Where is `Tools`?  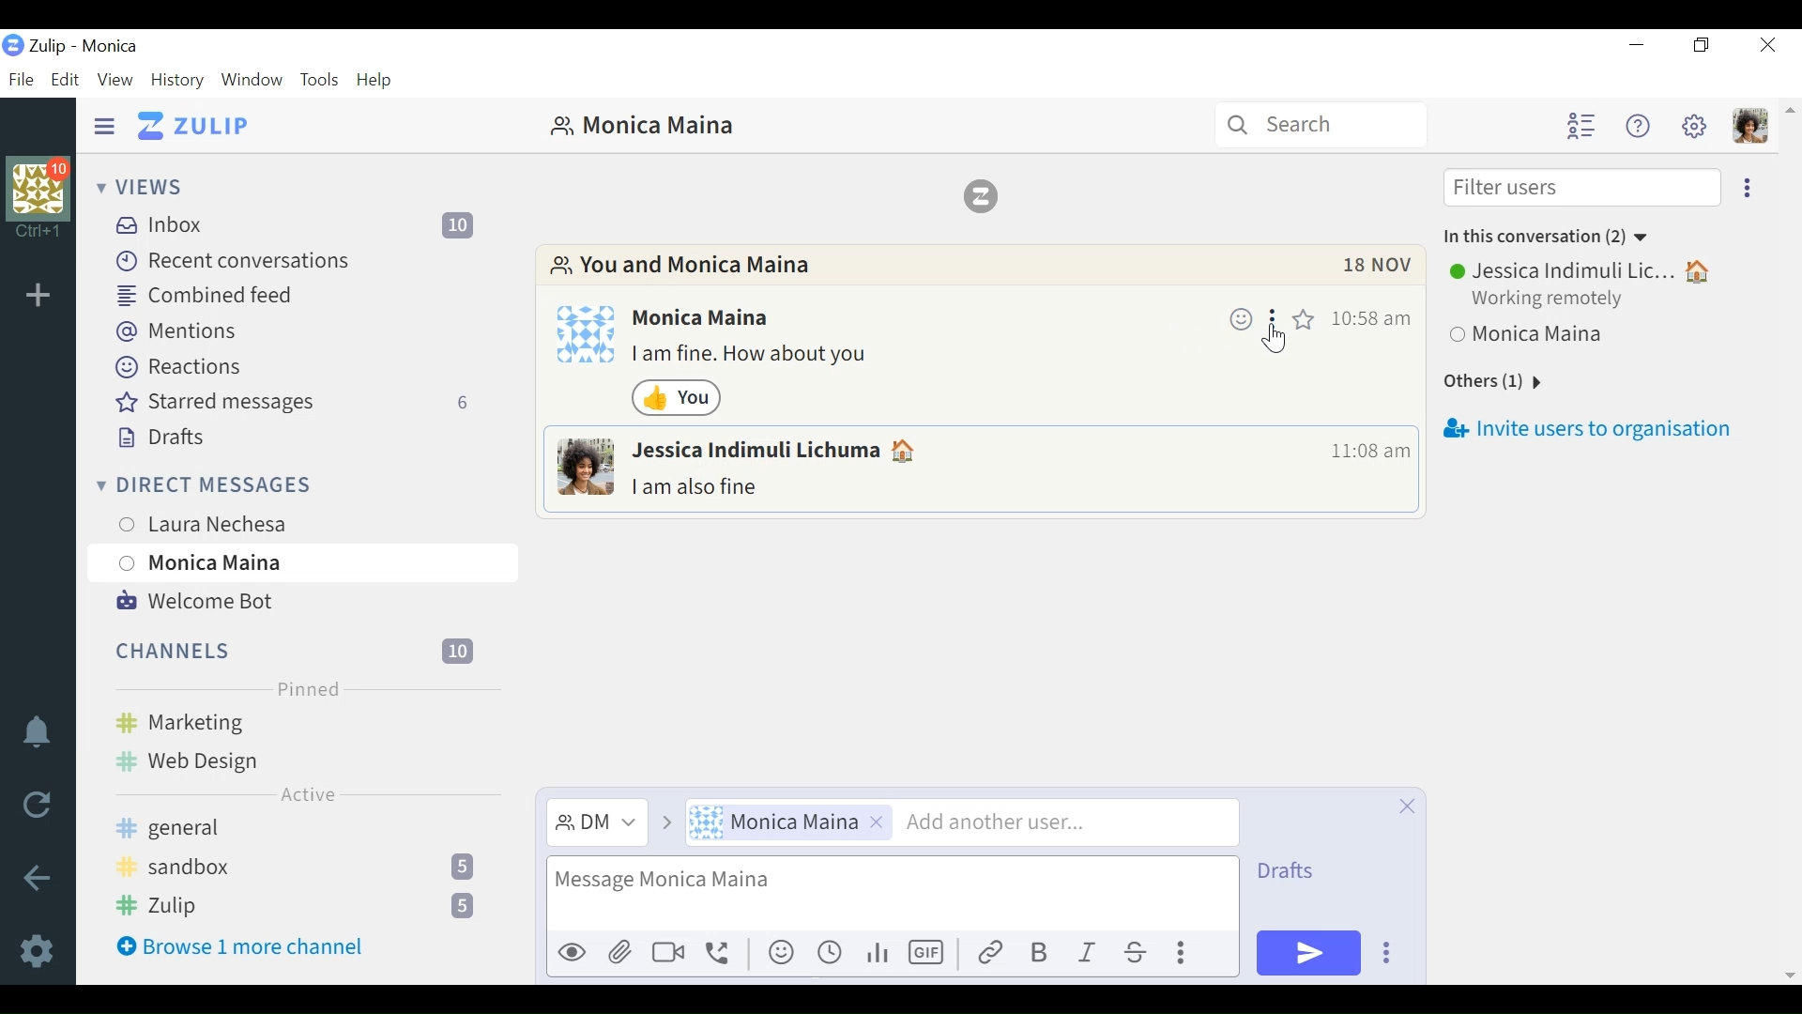 Tools is located at coordinates (322, 81).